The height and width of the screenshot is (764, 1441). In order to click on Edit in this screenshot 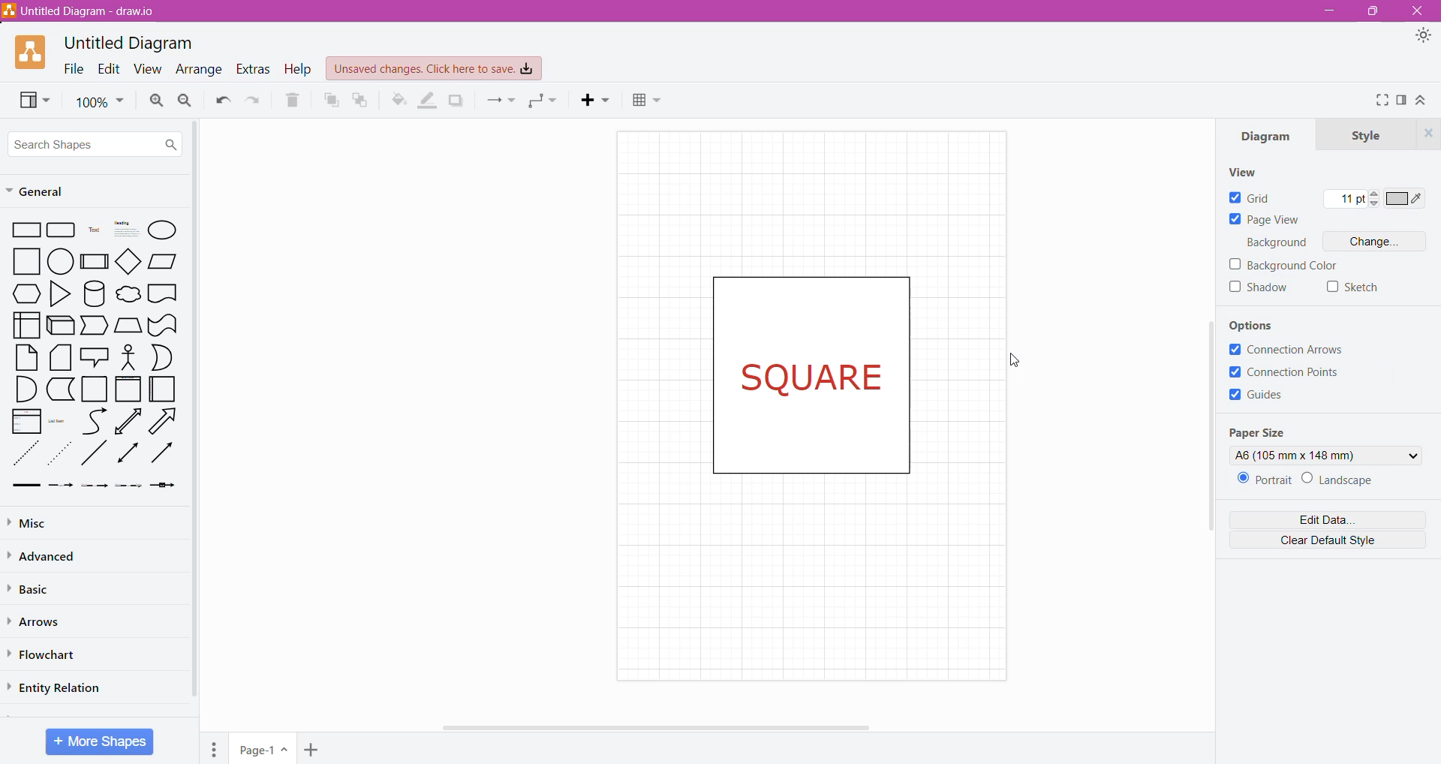, I will do `click(110, 68)`.